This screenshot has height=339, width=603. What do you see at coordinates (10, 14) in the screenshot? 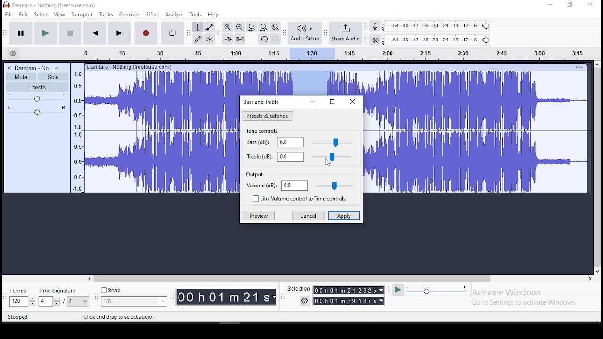
I see `file` at bounding box center [10, 14].